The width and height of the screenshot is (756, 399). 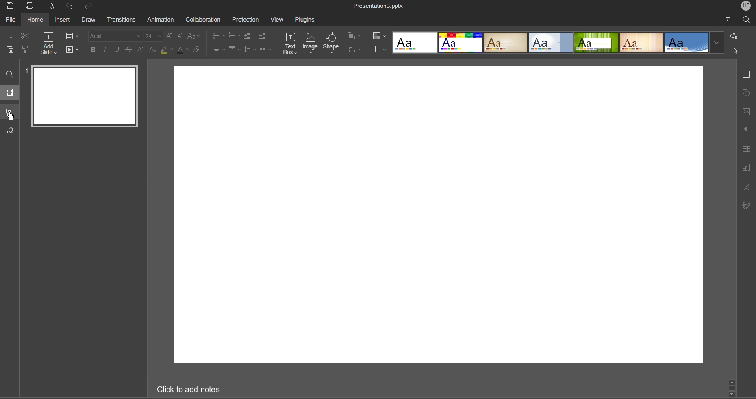 What do you see at coordinates (235, 35) in the screenshot?
I see `List Options` at bounding box center [235, 35].